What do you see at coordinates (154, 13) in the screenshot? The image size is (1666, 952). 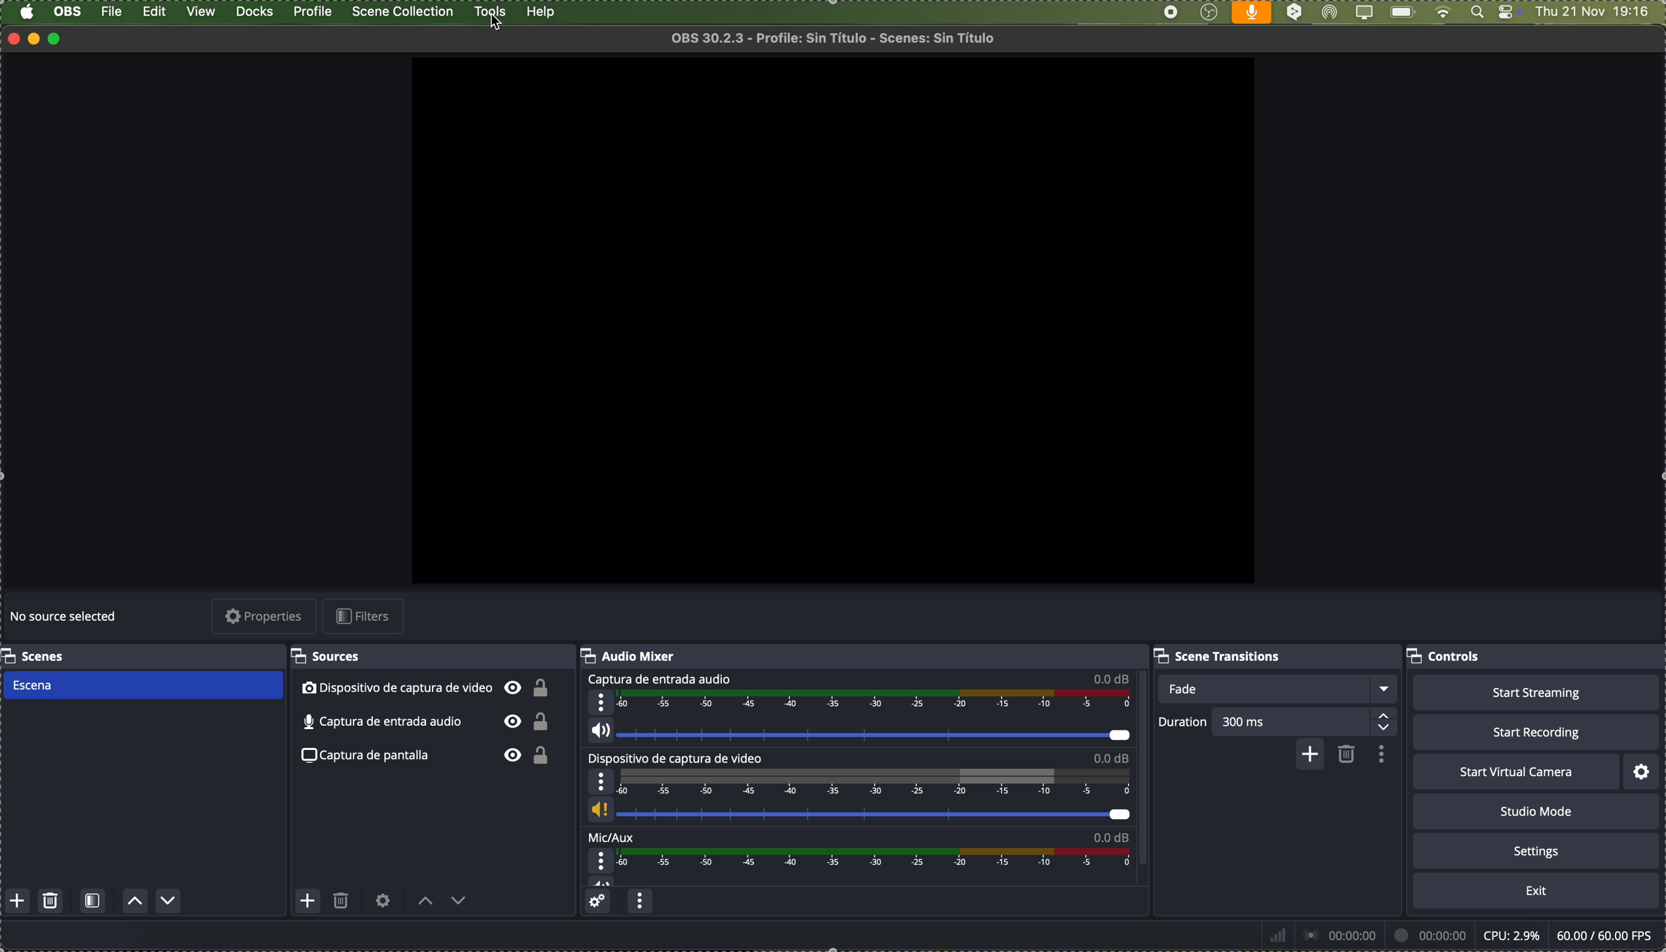 I see `edit` at bounding box center [154, 13].